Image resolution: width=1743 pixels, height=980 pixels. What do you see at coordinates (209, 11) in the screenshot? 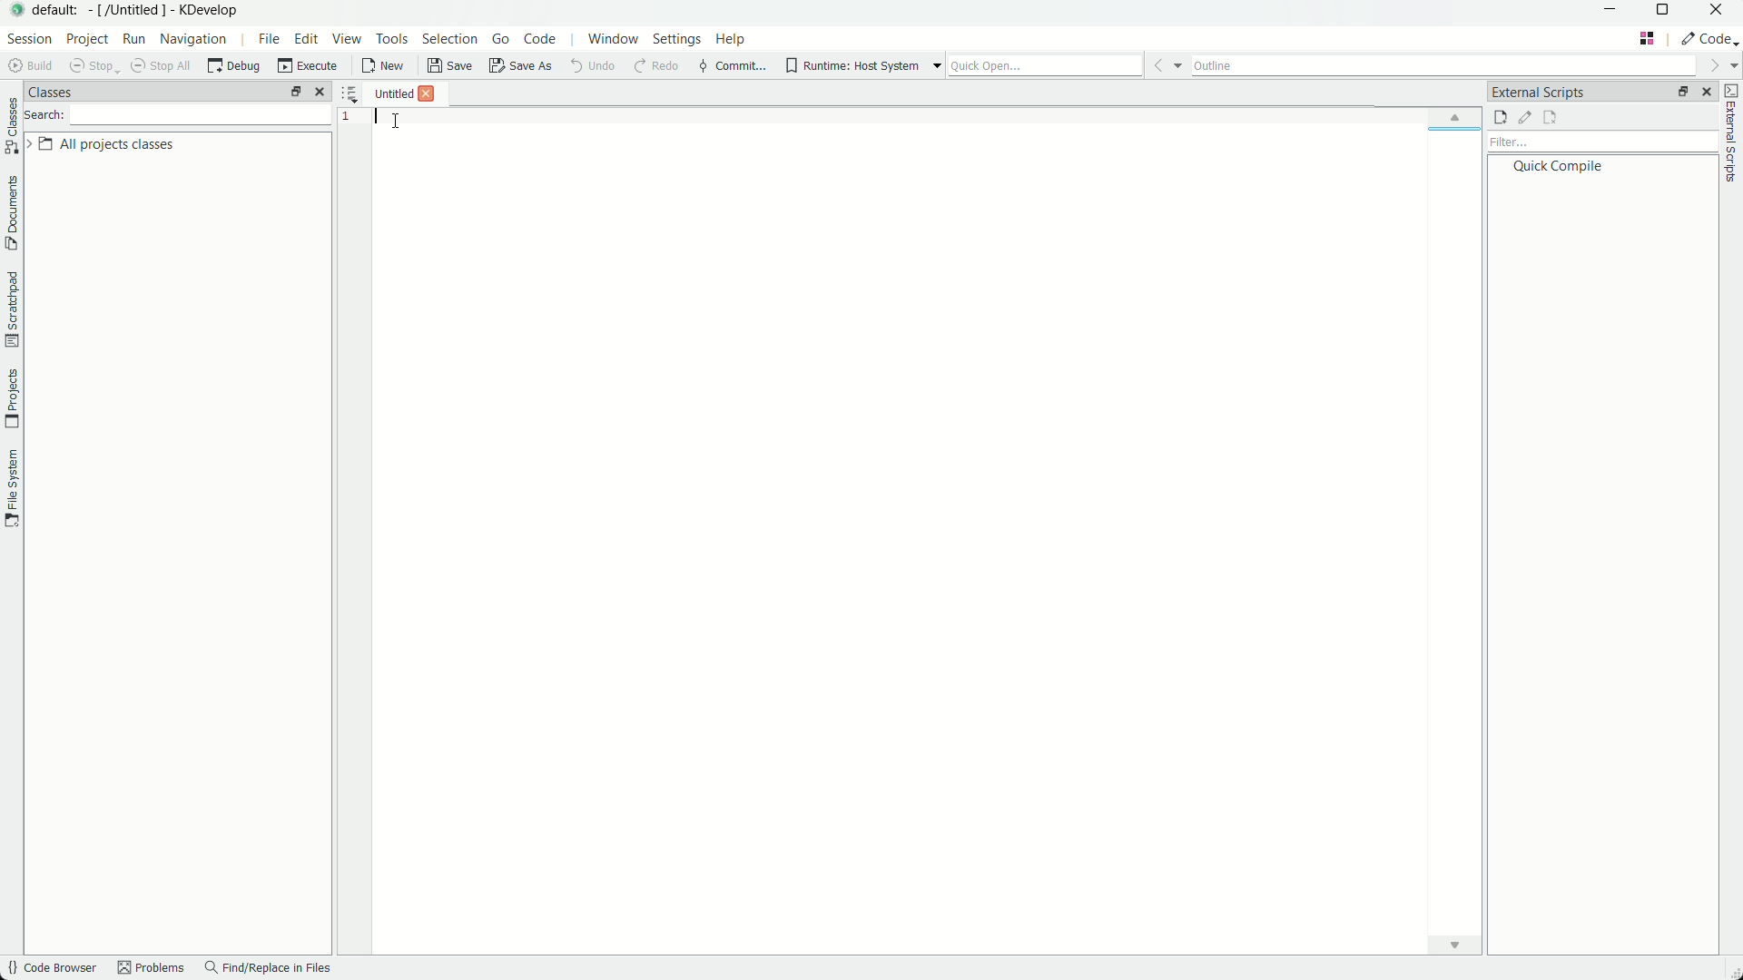
I see `kdevelop` at bounding box center [209, 11].